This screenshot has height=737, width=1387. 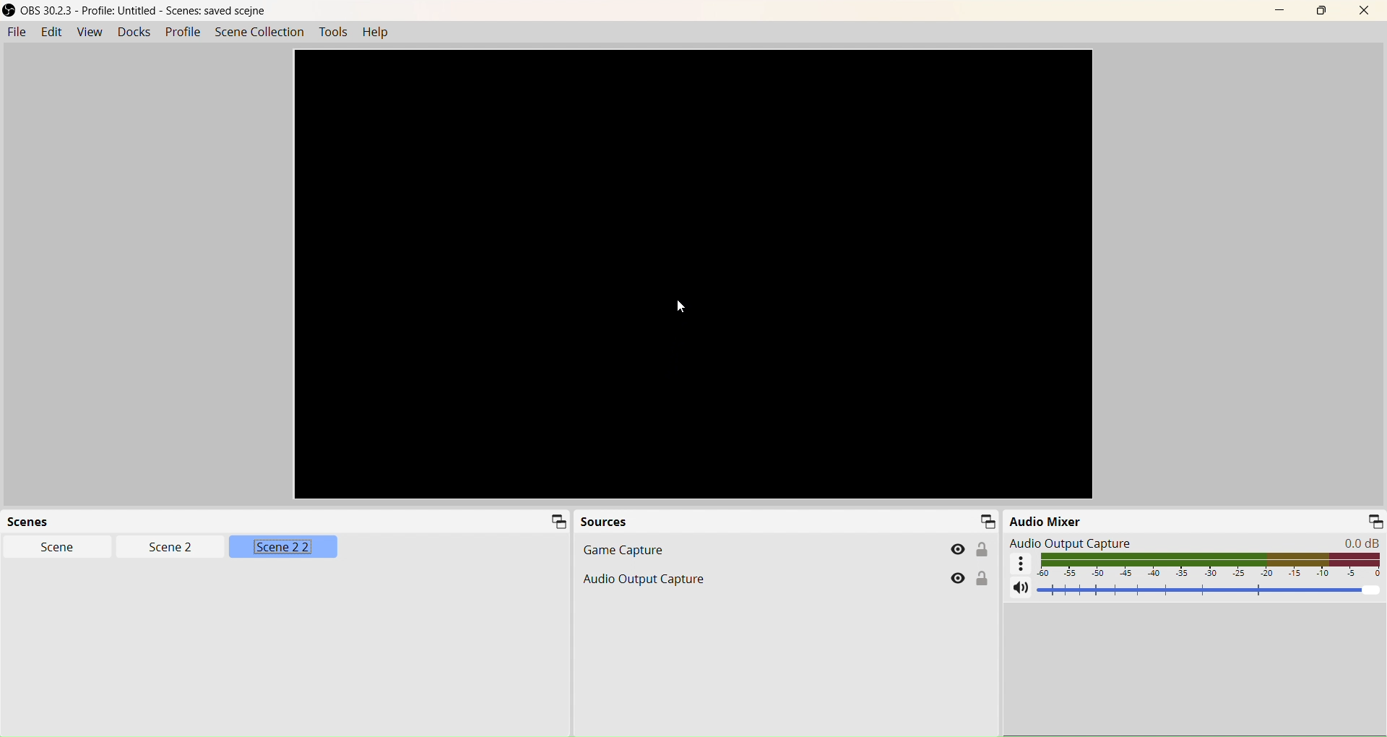 What do you see at coordinates (680, 306) in the screenshot?
I see `Cursor` at bounding box center [680, 306].